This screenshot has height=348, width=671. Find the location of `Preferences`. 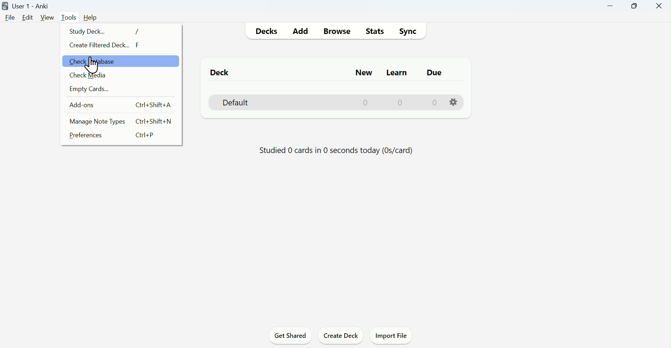

Preferences is located at coordinates (115, 135).